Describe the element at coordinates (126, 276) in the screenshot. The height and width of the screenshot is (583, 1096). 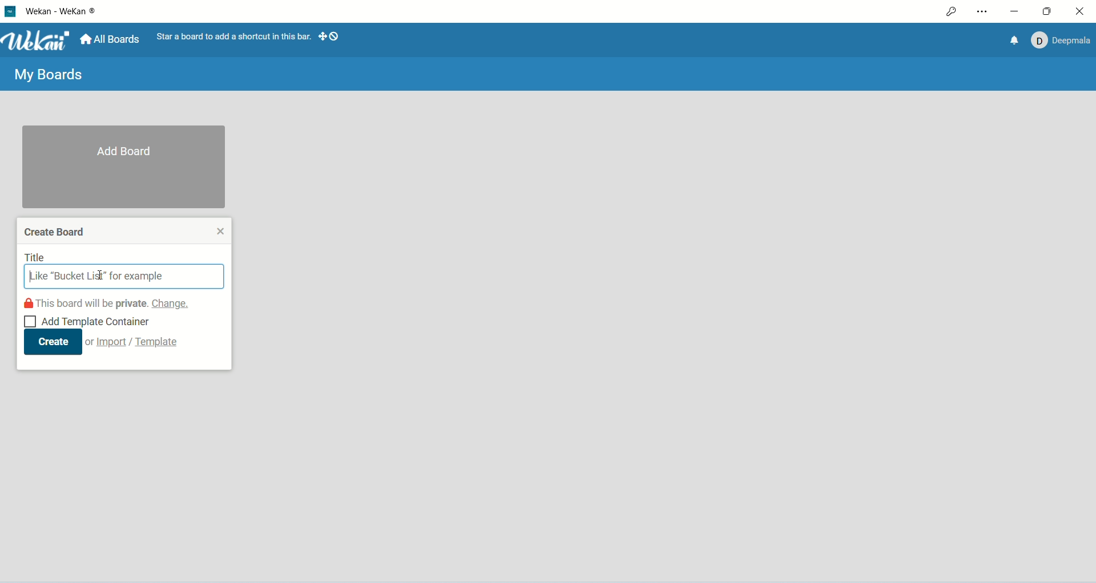
I see `title search` at that location.